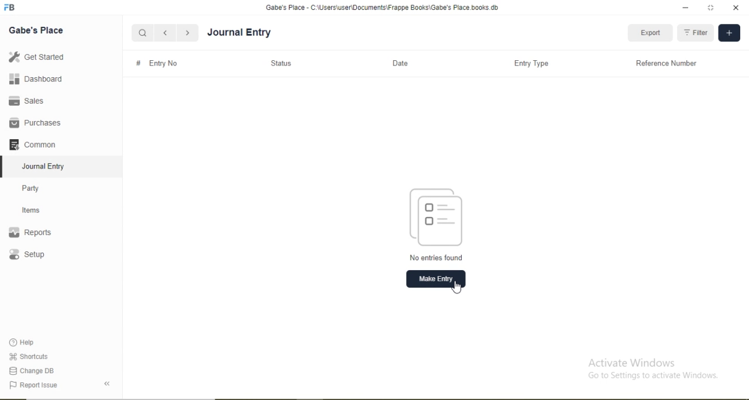 This screenshot has height=400, width=749. Describe the element at coordinates (11, 8) in the screenshot. I see `logo` at that location.